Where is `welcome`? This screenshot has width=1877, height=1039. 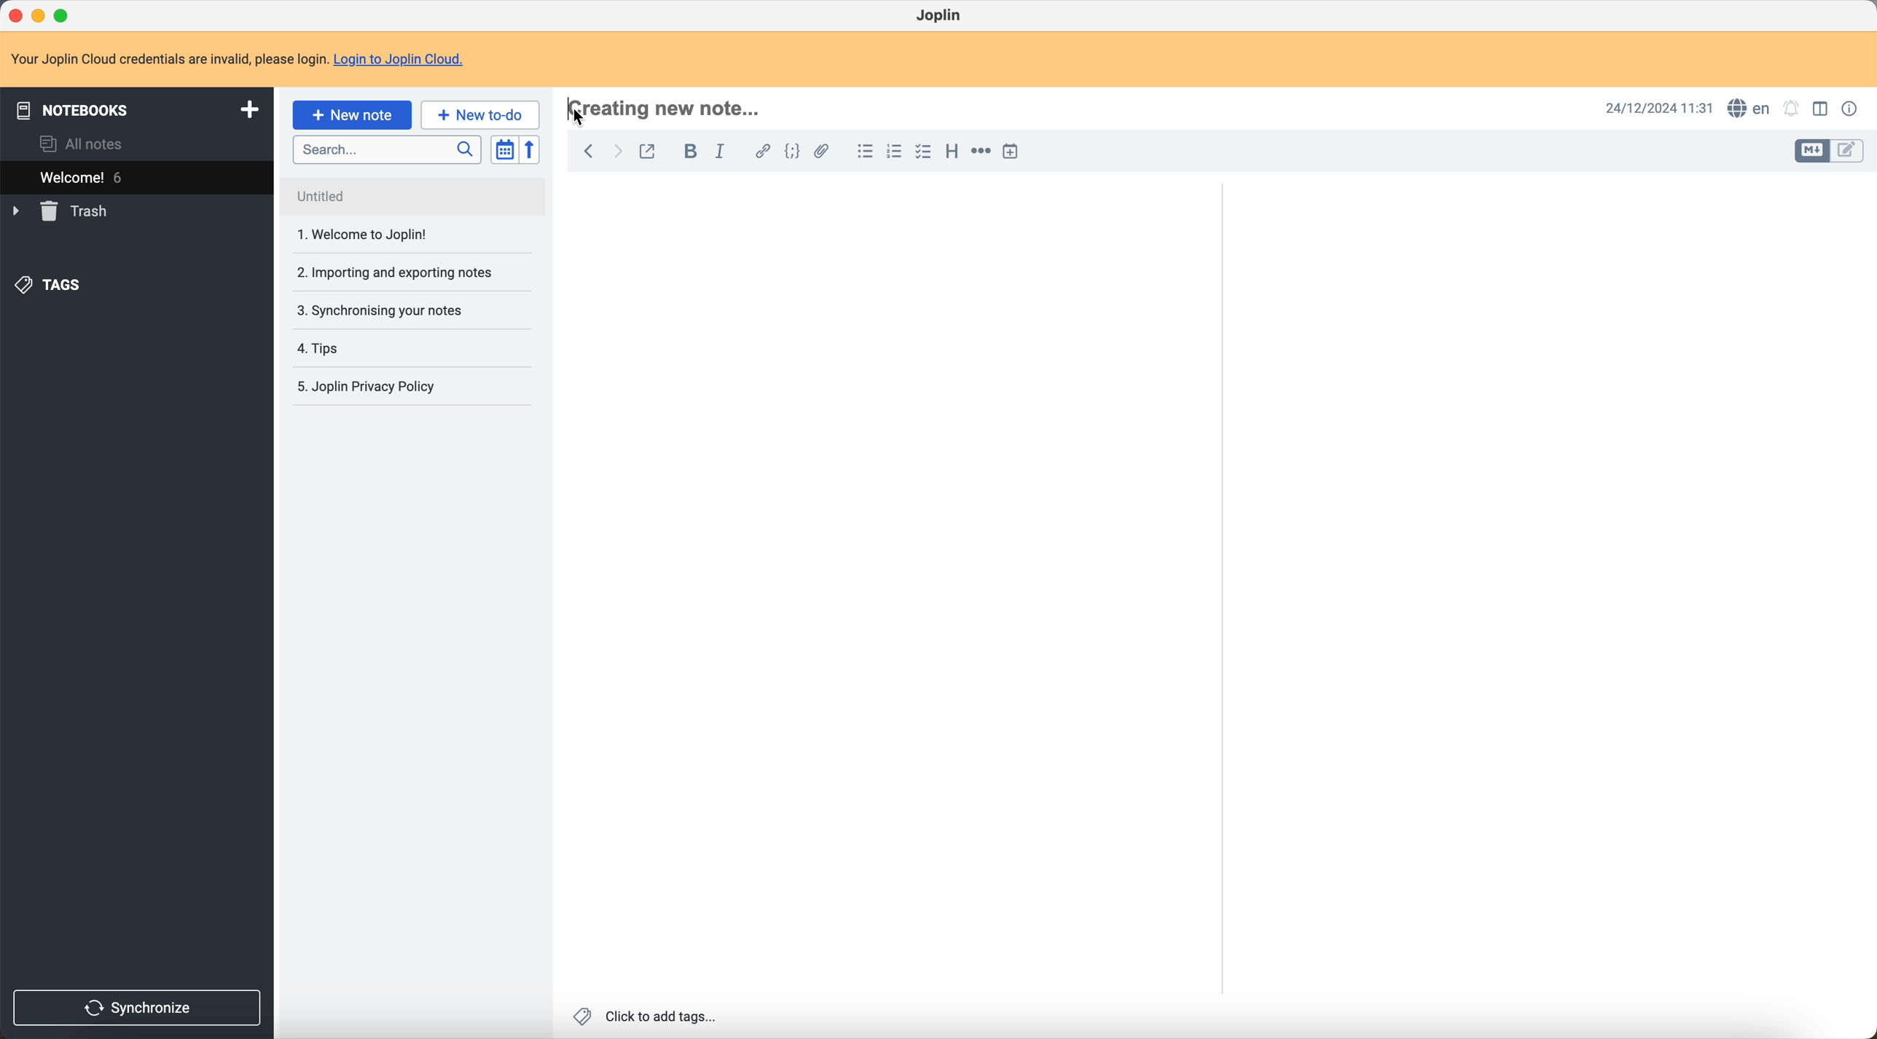
welcome is located at coordinates (138, 176).